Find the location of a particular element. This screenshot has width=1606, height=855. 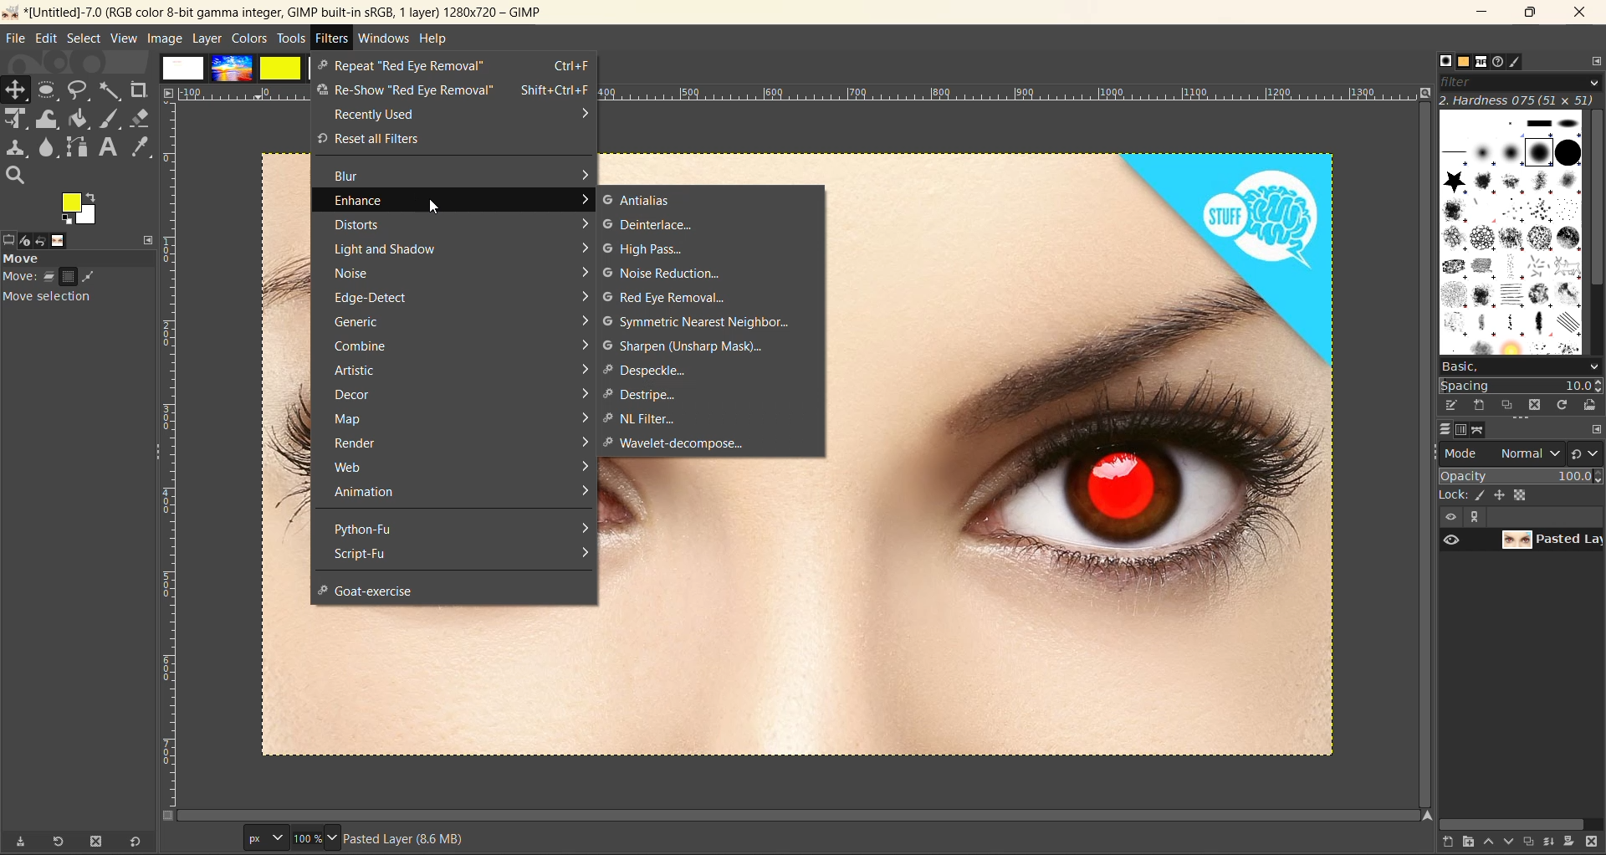

merge this layer is located at coordinates (1552, 842).